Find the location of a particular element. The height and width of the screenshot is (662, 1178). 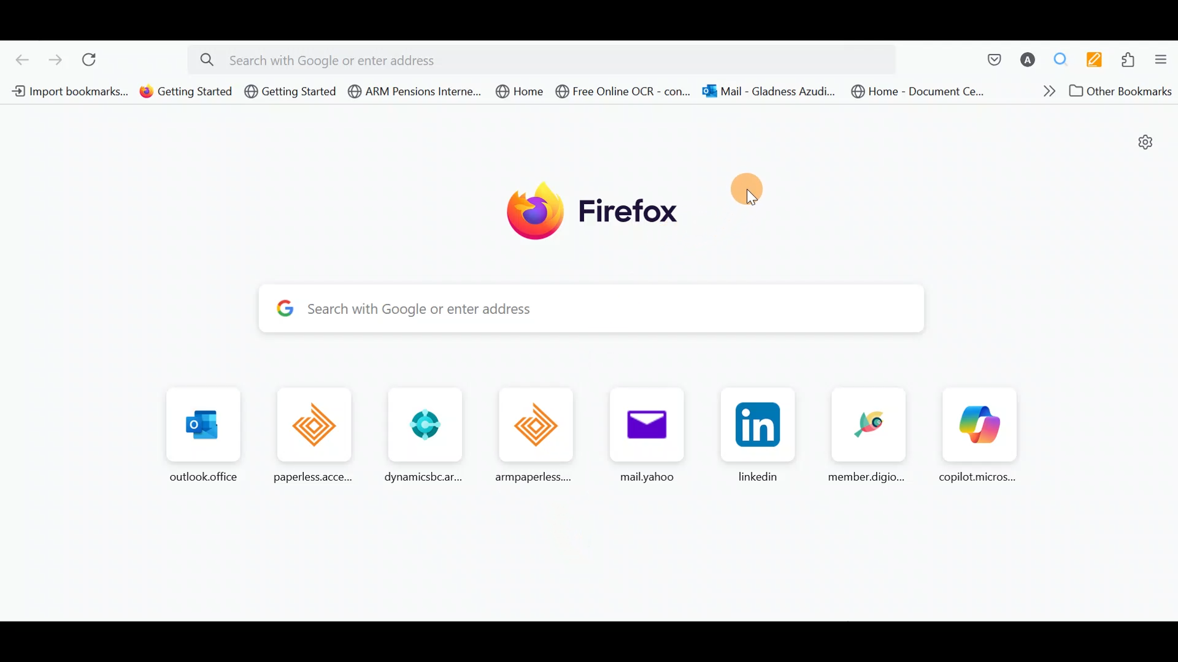

Firefox logo is located at coordinates (594, 207).